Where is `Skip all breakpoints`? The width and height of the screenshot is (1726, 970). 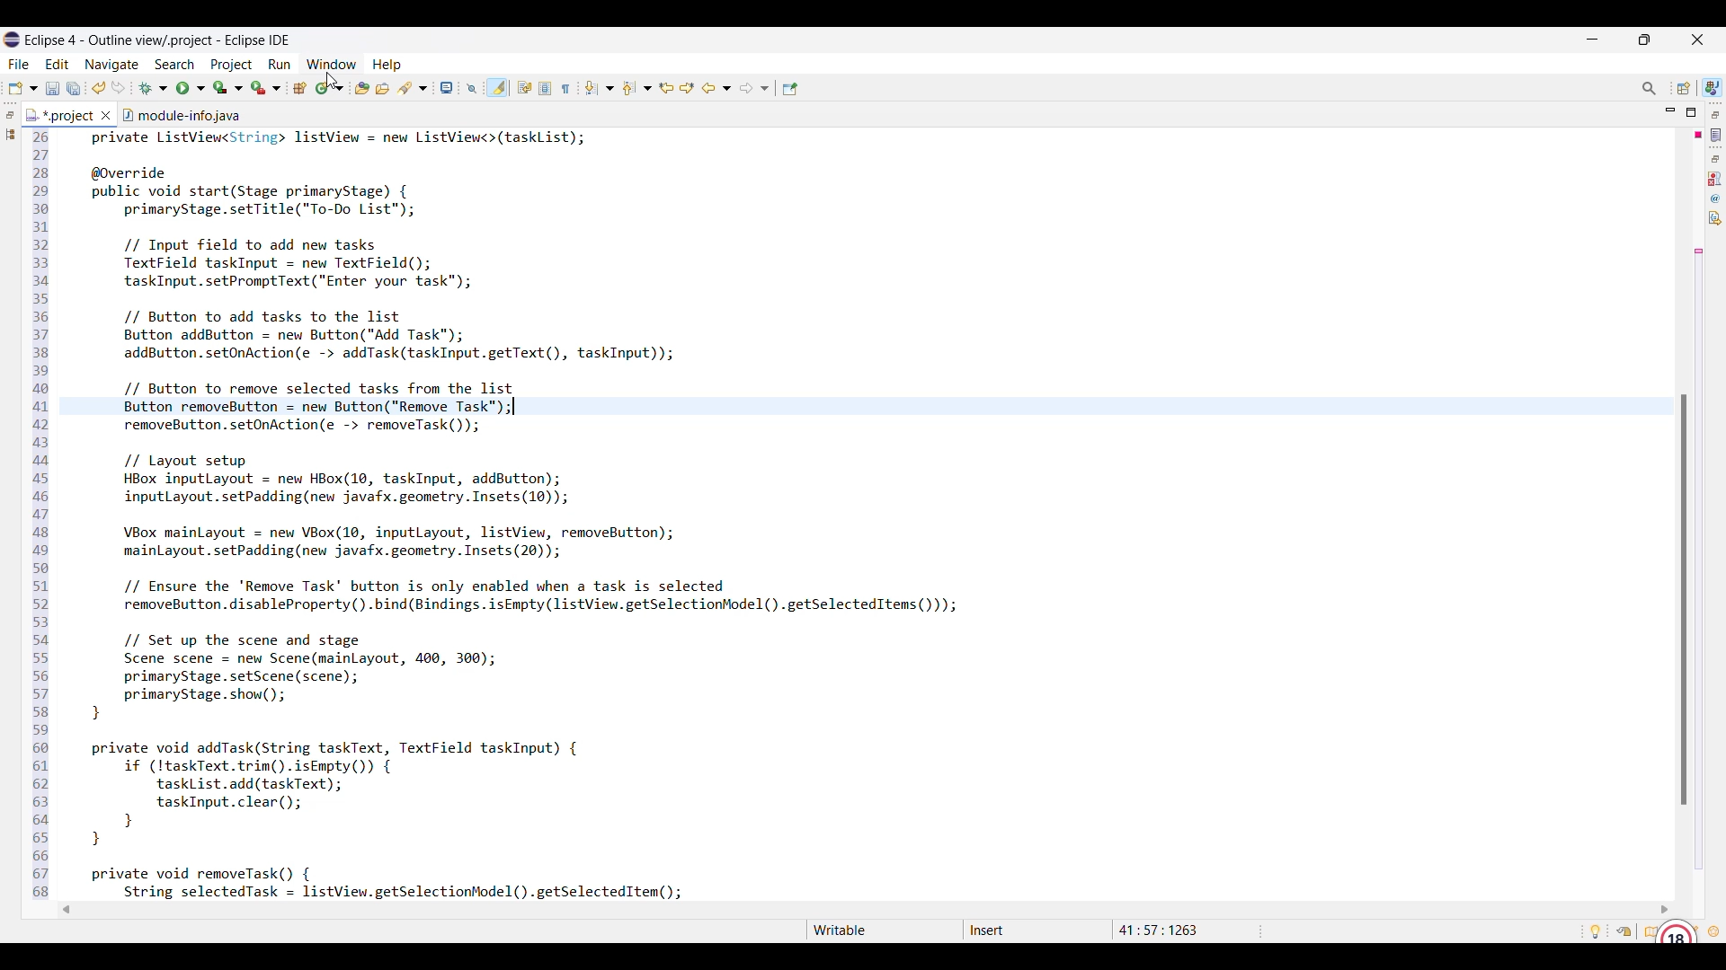
Skip all breakpoints is located at coordinates (472, 89).